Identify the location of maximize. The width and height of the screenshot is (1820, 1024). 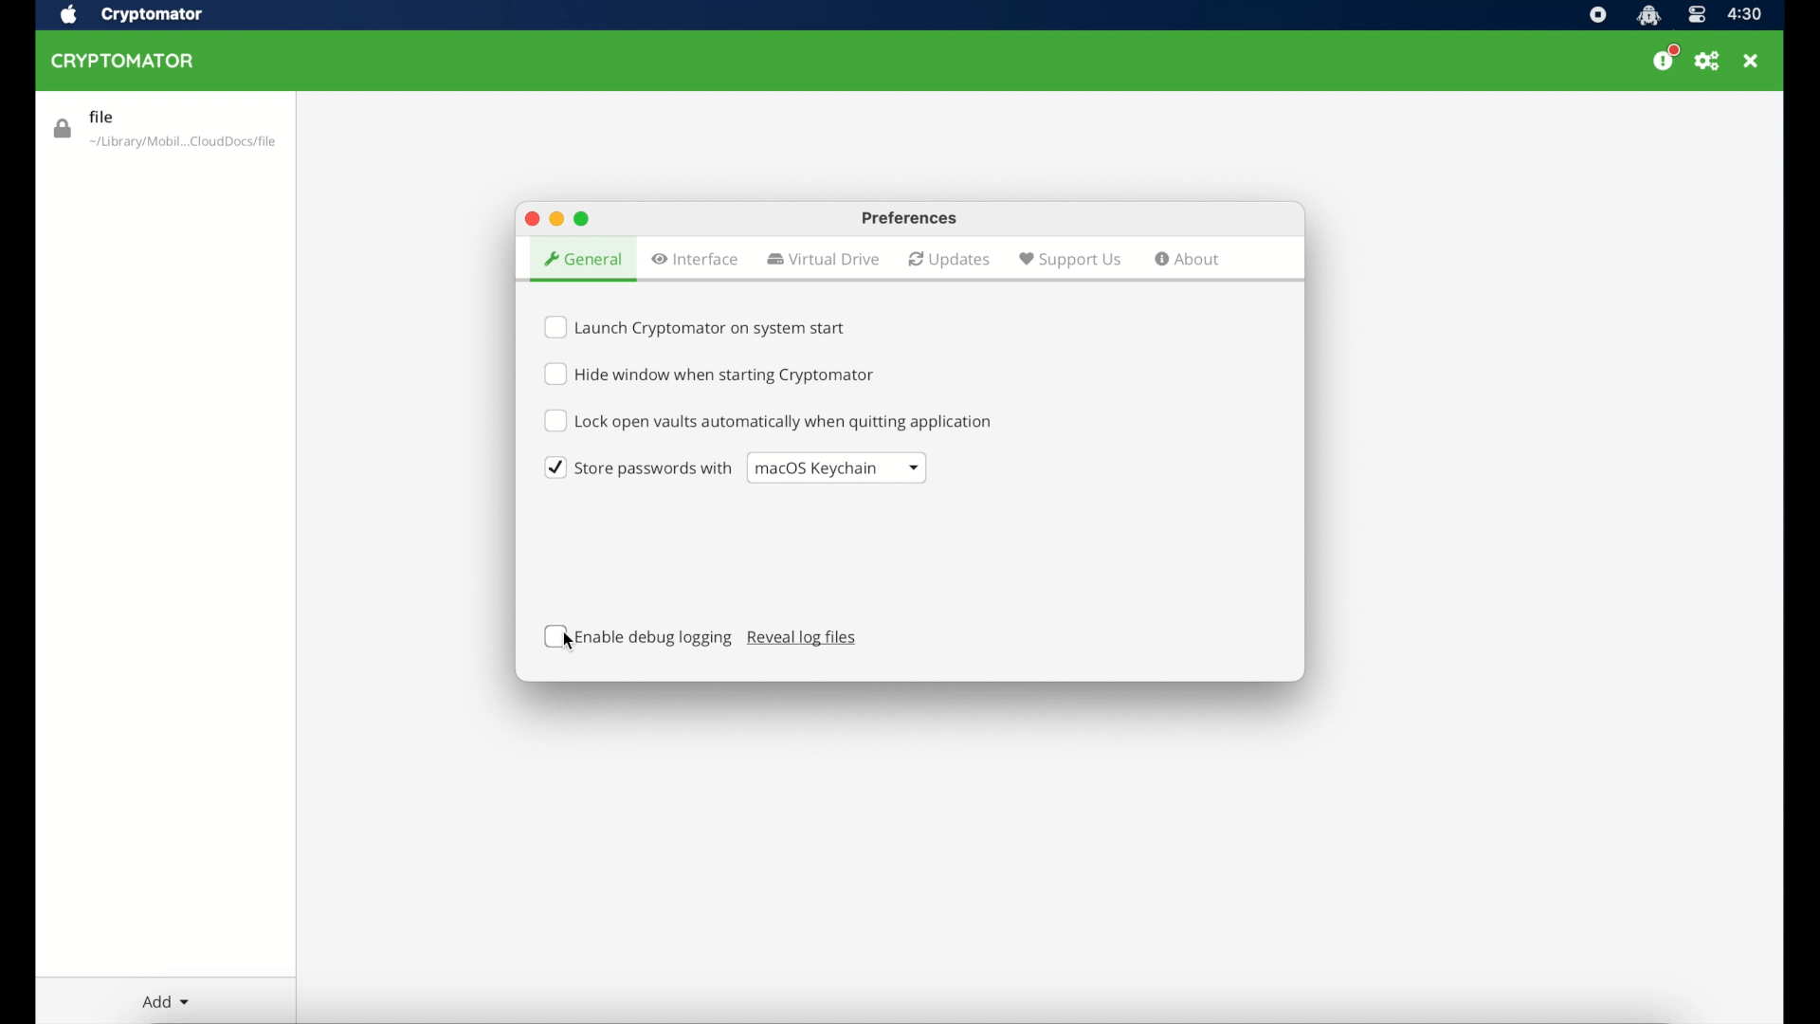
(584, 219).